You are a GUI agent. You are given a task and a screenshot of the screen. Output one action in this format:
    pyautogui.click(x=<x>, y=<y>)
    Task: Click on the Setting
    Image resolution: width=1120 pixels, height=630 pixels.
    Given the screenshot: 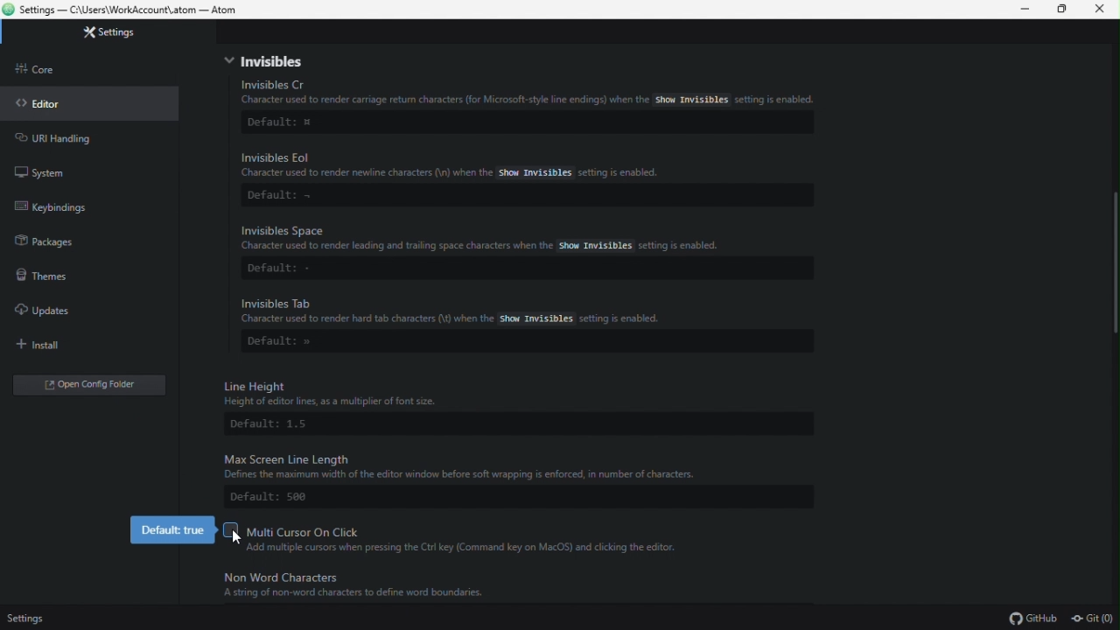 What is the action you would take?
    pyautogui.click(x=39, y=618)
    